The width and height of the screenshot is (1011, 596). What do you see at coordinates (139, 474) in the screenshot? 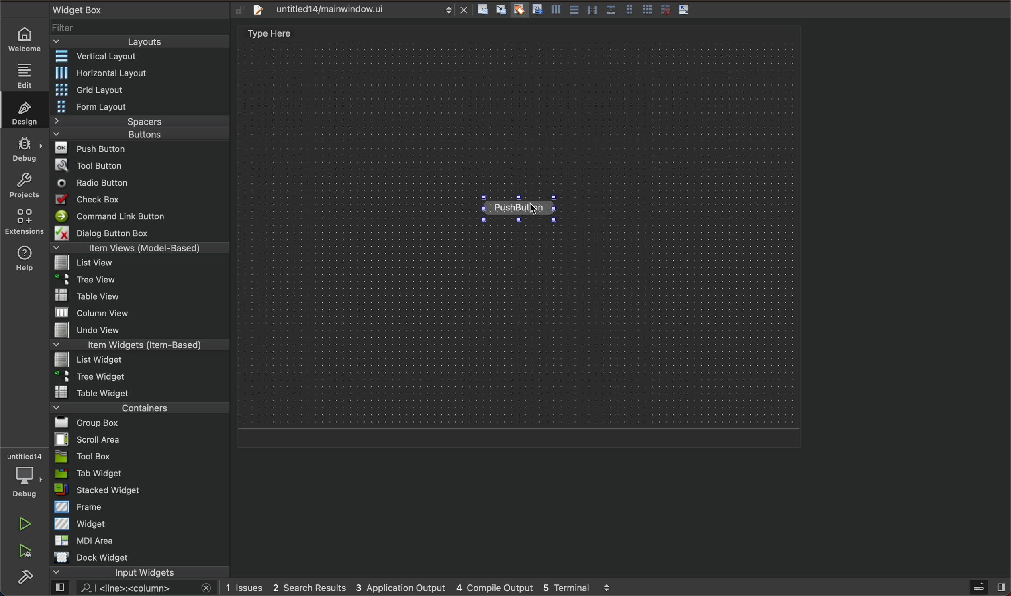
I see `tab widget` at bounding box center [139, 474].